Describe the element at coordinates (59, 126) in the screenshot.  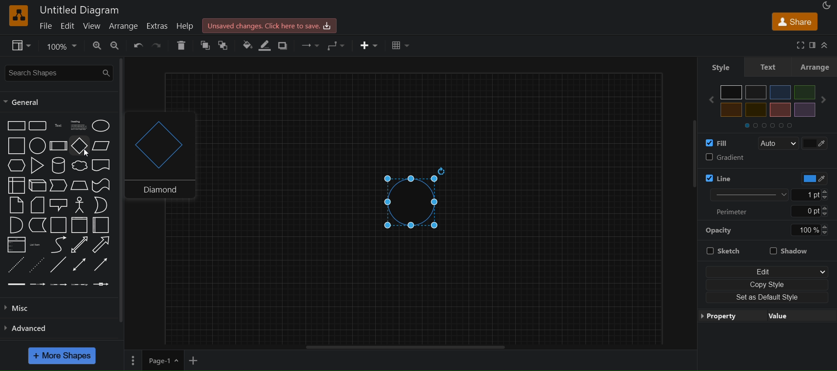
I see `text` at that location.